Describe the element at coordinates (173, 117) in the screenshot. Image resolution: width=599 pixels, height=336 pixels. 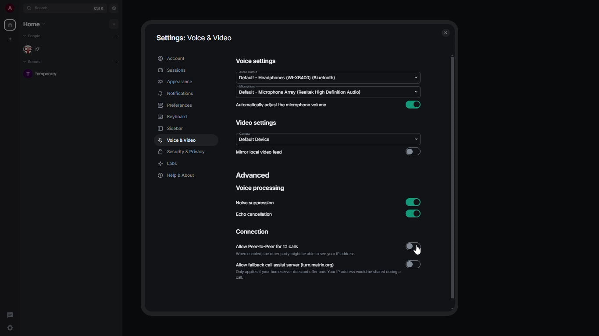
I see `keyboard` at that location.